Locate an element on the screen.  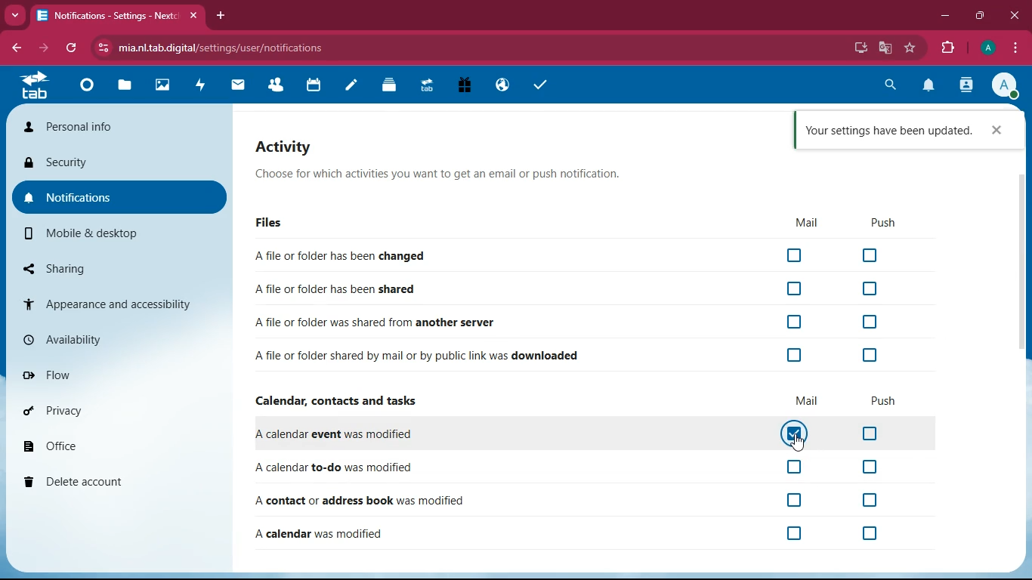
Your setting has been updated is located at coordinates (887, 131).